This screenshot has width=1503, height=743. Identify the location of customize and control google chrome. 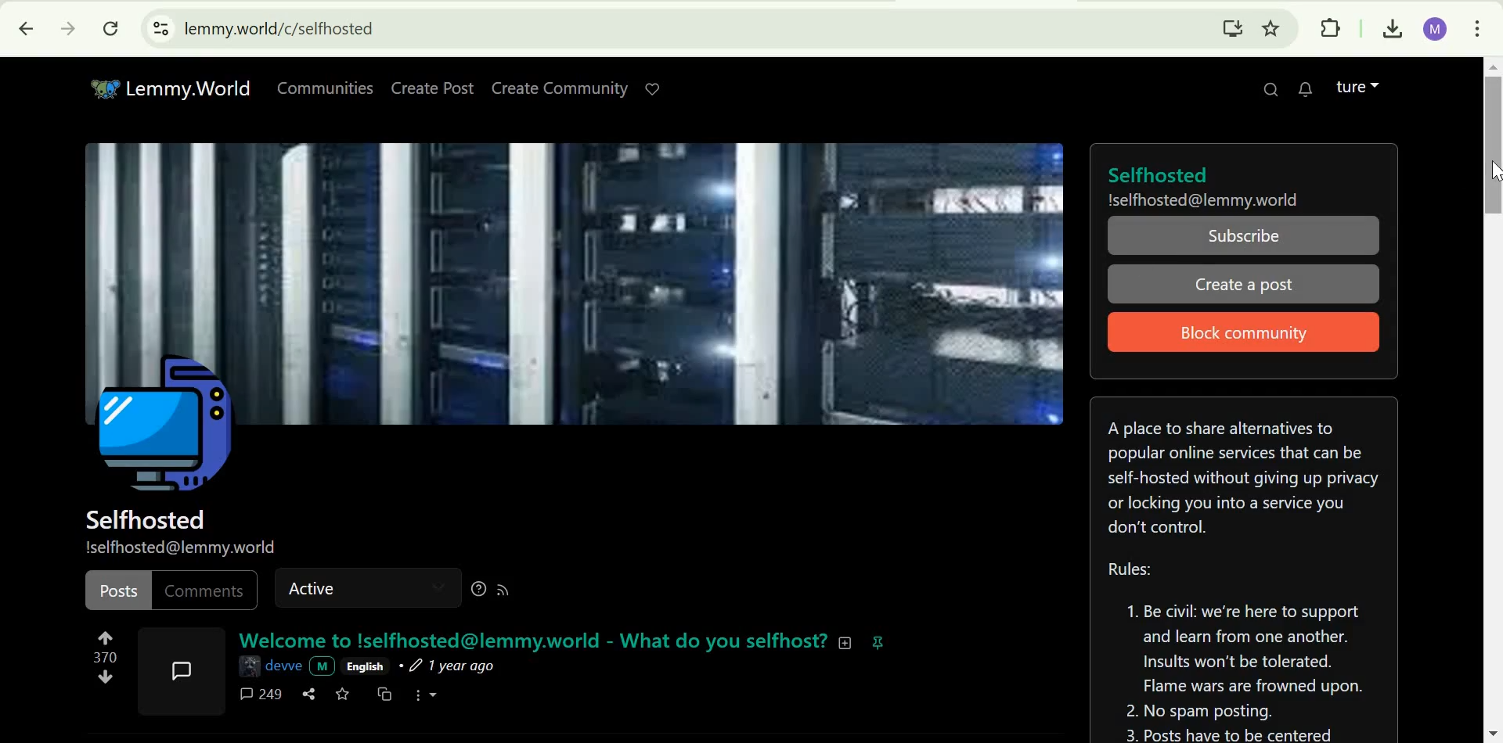
(1479, 27).